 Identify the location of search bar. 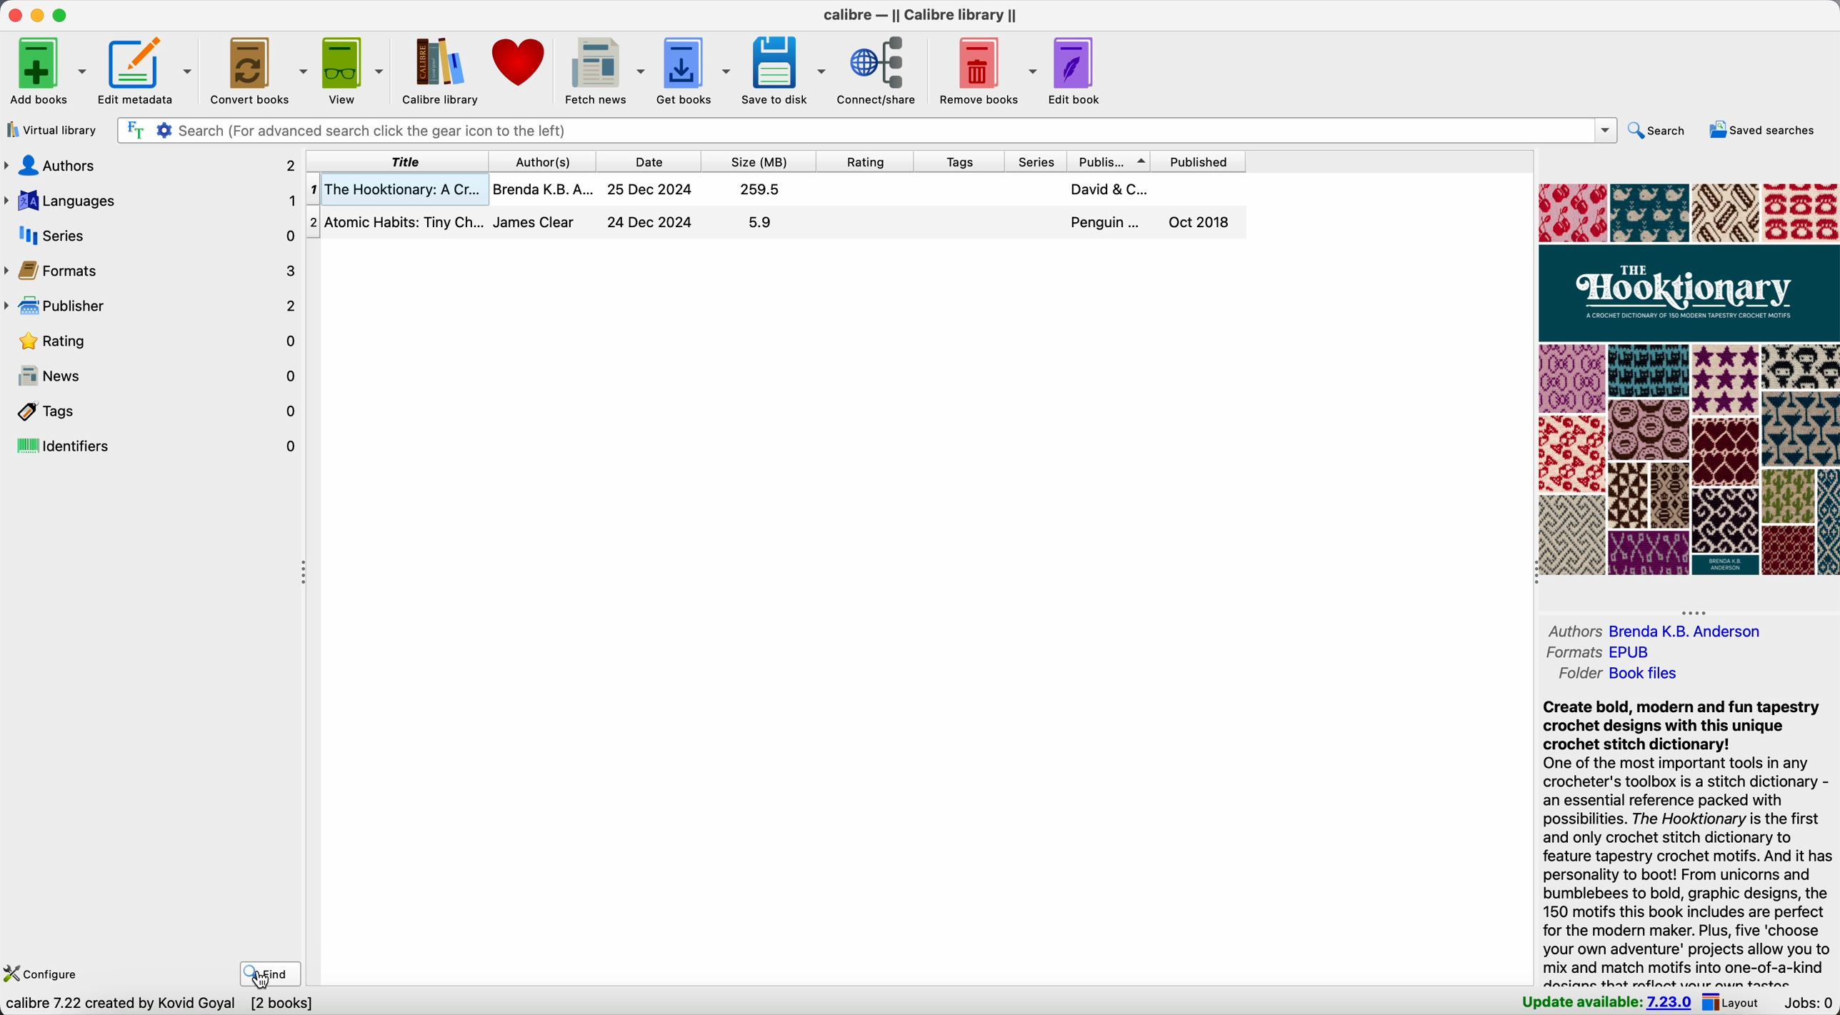
(867, 131).